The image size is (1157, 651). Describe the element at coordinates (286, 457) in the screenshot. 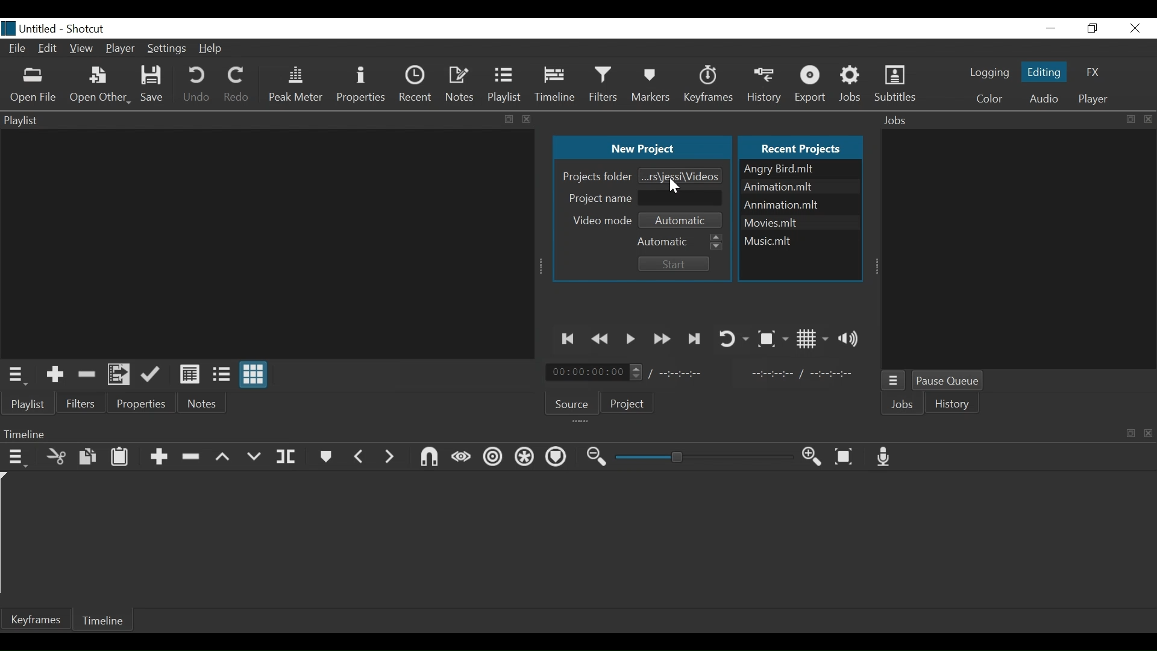

I see `Split at playhead` at that location.